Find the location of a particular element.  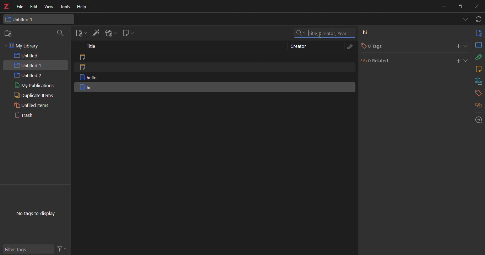

expand is located at coordinates (465, 60).